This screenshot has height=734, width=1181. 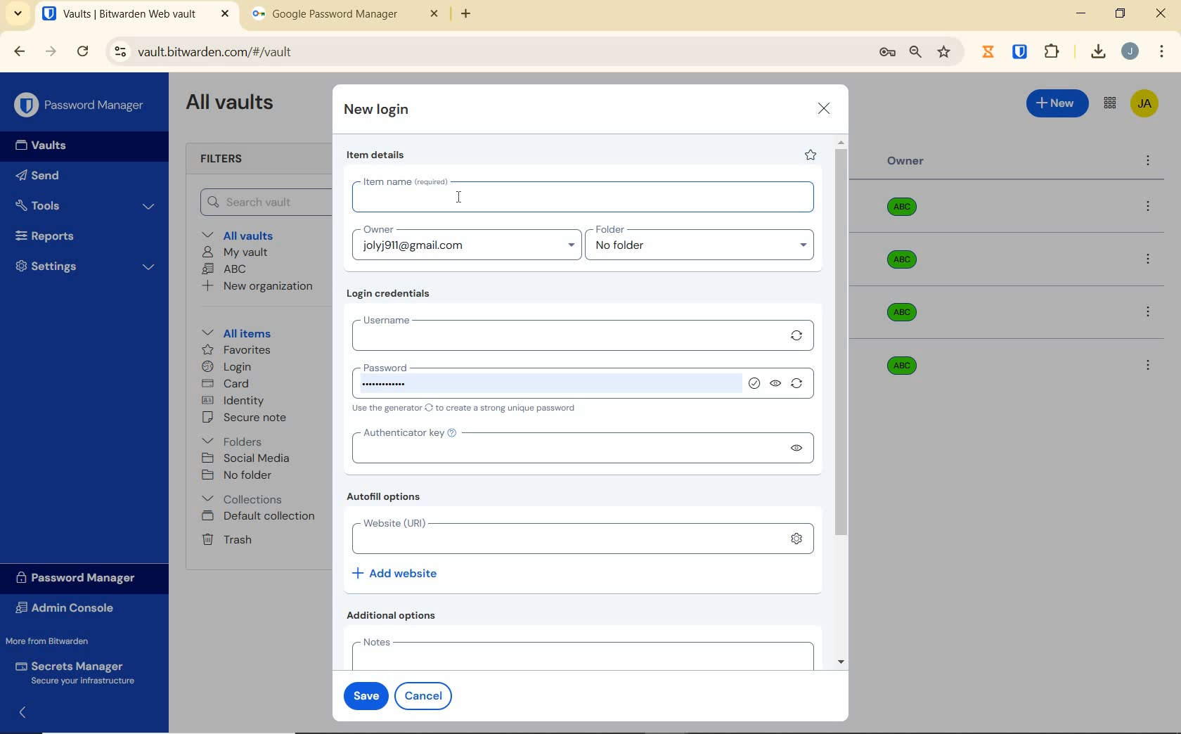 What do you see at coordinates (395, 615) in the screenshot?
I see `dditional options` at bounding box center [395, 615].